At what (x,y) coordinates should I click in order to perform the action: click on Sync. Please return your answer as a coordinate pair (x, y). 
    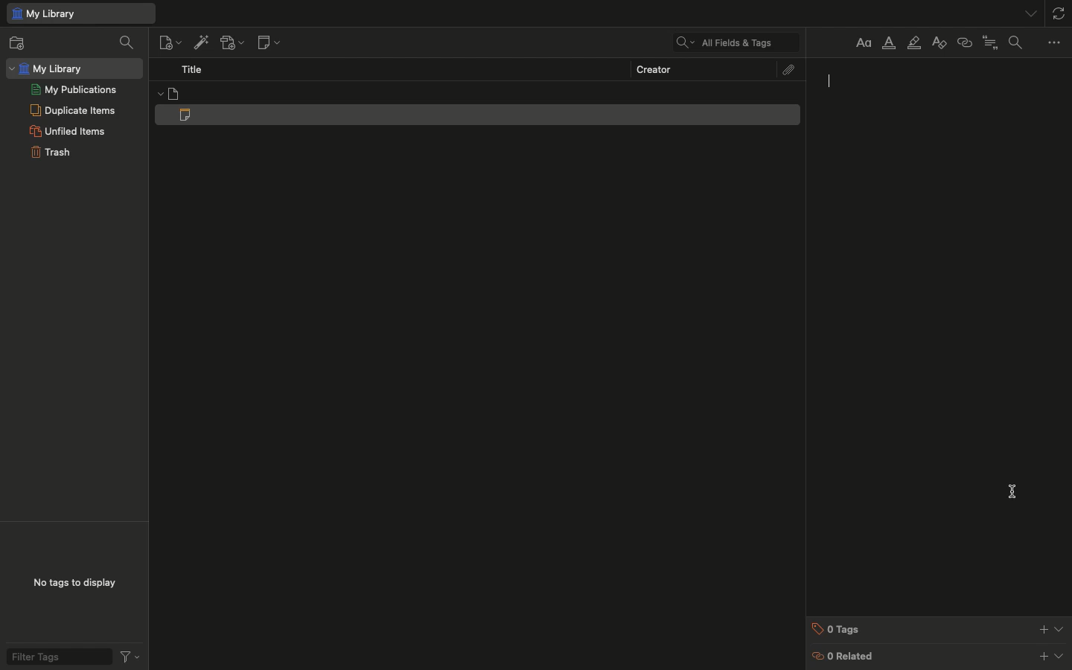
    Looking at the image, I should click on (1060, 11).